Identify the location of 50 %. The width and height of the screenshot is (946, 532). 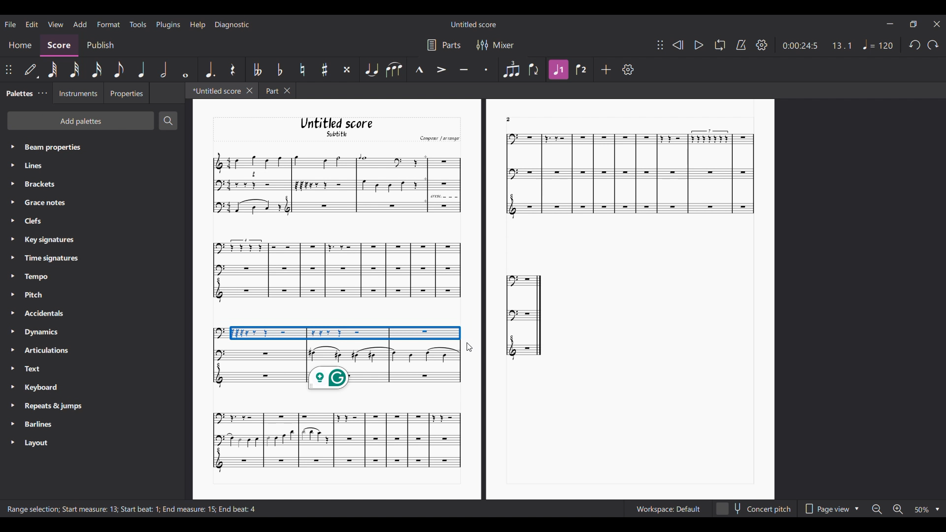
(926, 509).